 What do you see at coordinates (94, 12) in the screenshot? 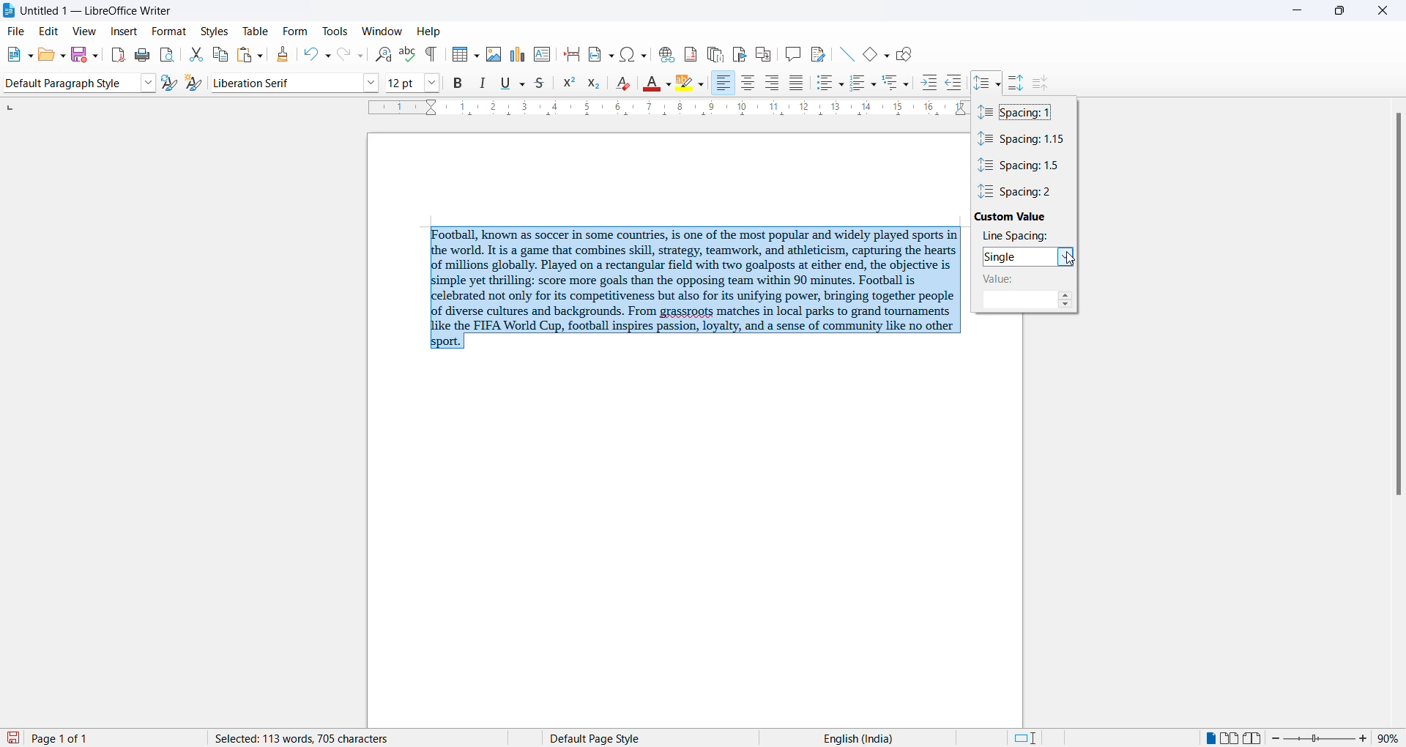
I see `file title` at bounding box center [94, 12].